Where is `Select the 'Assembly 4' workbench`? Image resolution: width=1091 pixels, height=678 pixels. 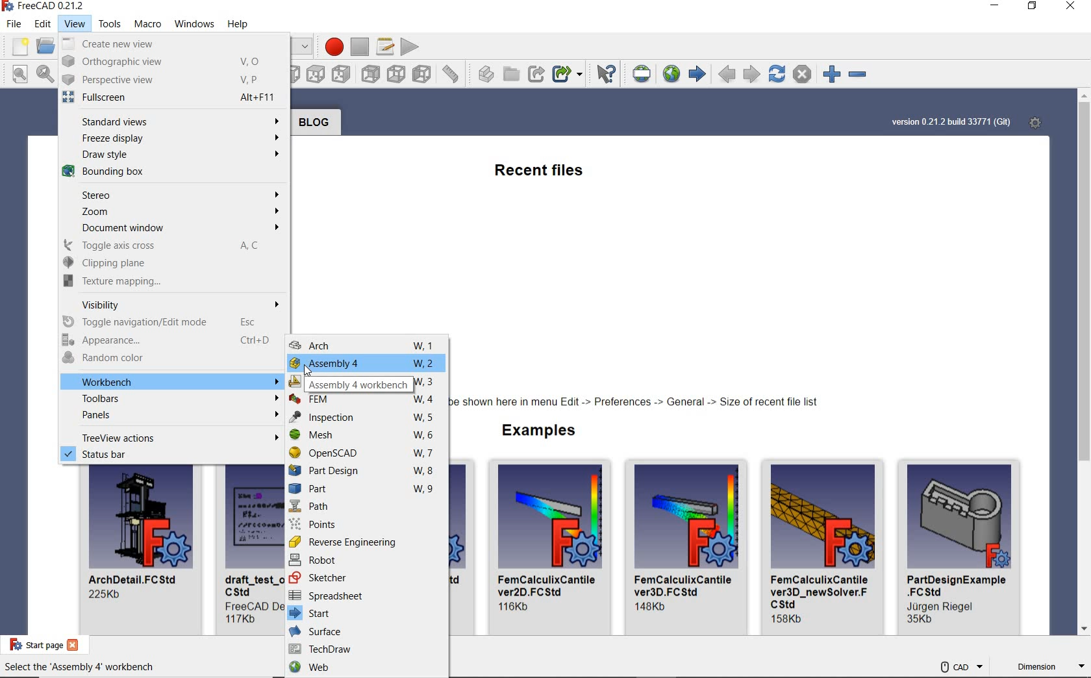
Select the 'Assembly 4' workbench is located at coordinates (82, 668).